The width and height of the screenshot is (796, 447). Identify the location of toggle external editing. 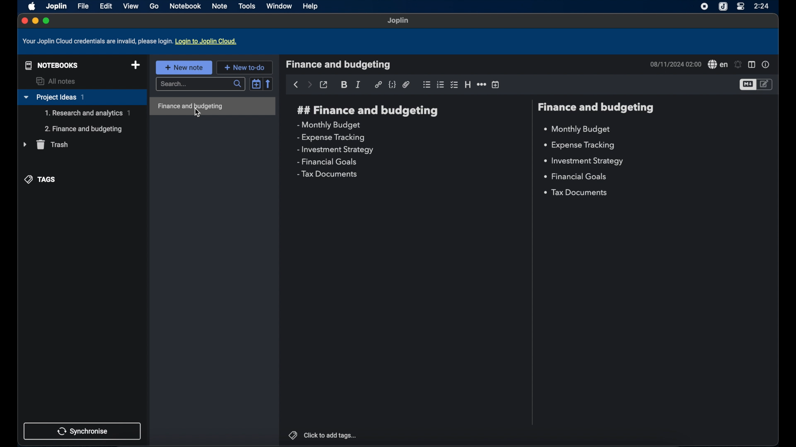
(324, 85).